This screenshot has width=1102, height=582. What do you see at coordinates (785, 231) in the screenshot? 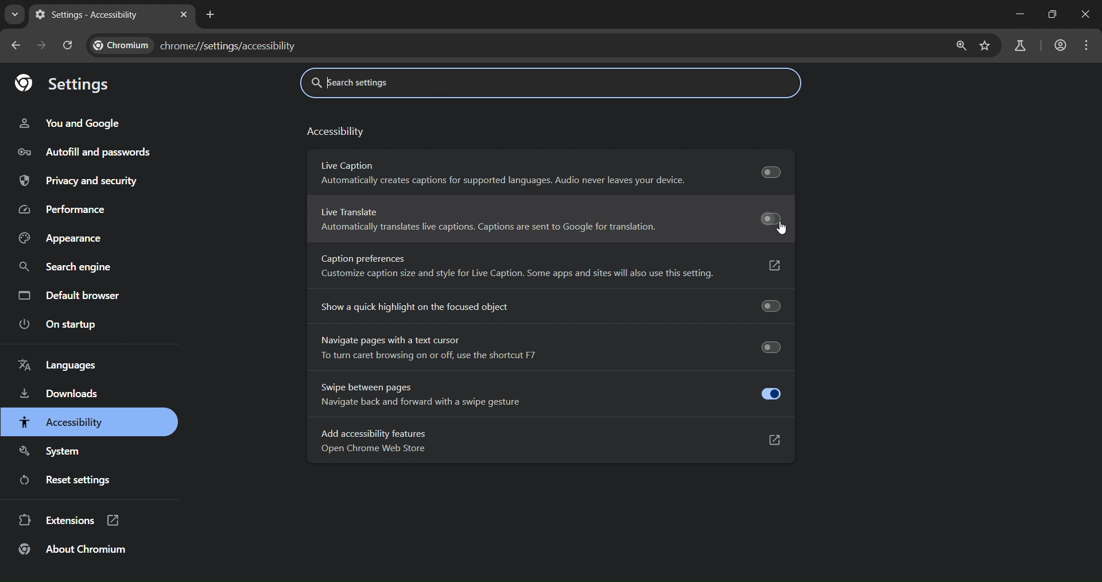
I see `cursor` at bounding box center [785, 231].